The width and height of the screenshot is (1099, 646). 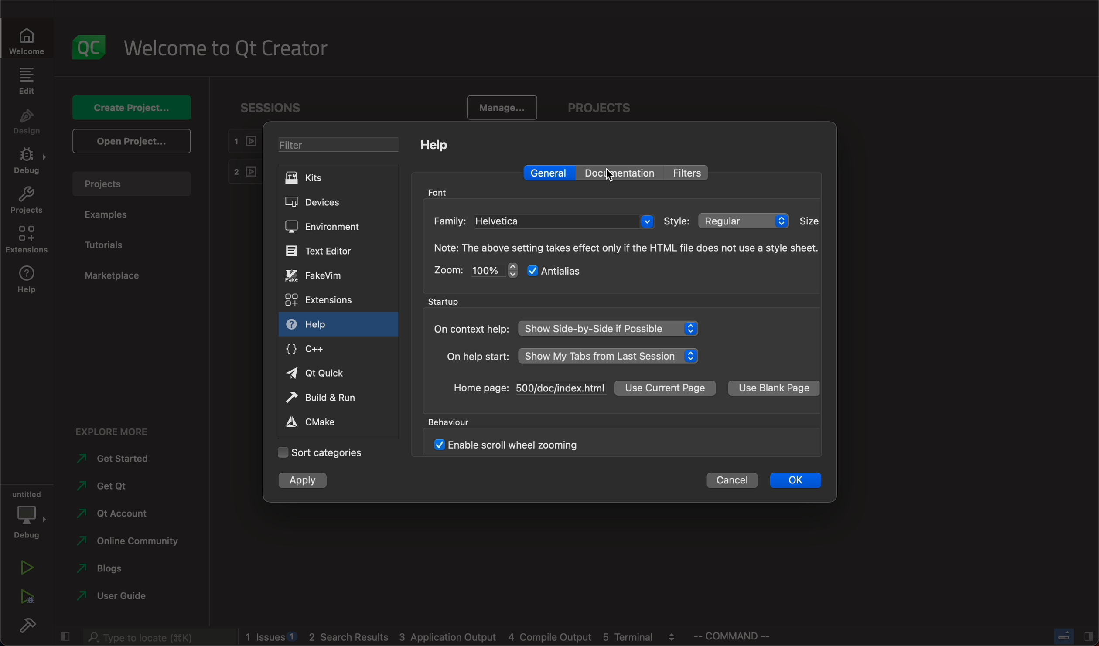 I want to click on welcome, so click(x=26, y=44).